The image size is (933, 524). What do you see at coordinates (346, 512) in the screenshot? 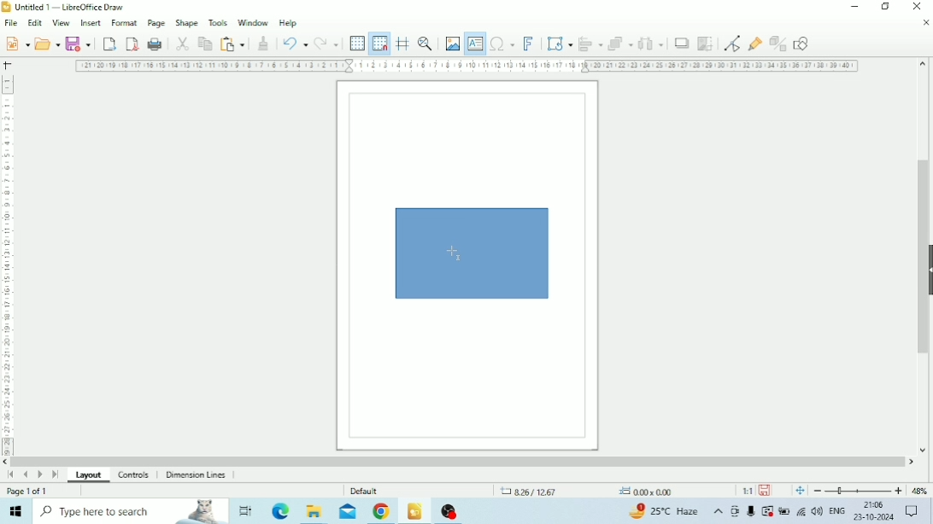
I see `Mail` at bounding box center [346, 512].